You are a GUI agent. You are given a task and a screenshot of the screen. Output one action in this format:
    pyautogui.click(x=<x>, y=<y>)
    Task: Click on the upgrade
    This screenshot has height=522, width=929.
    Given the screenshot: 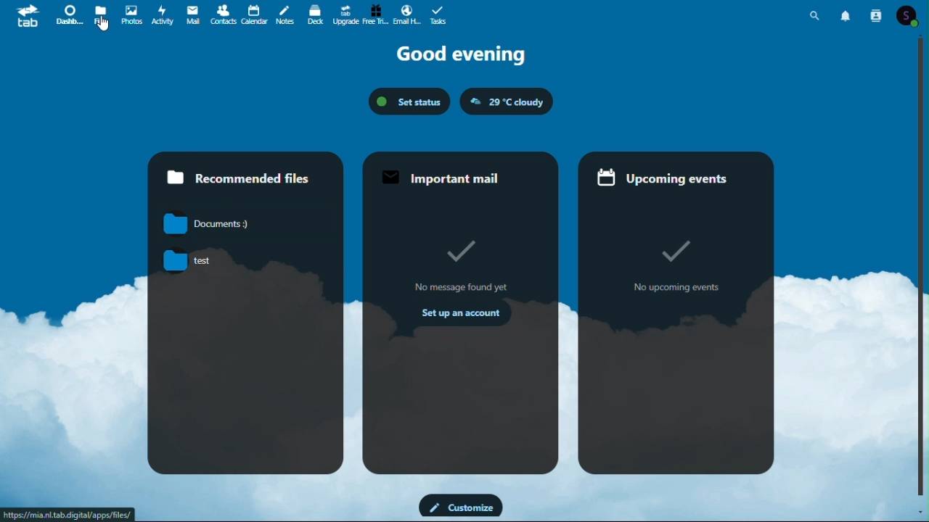 What is the action you would take?
    pyautogui.click(x=346, y=13)
    